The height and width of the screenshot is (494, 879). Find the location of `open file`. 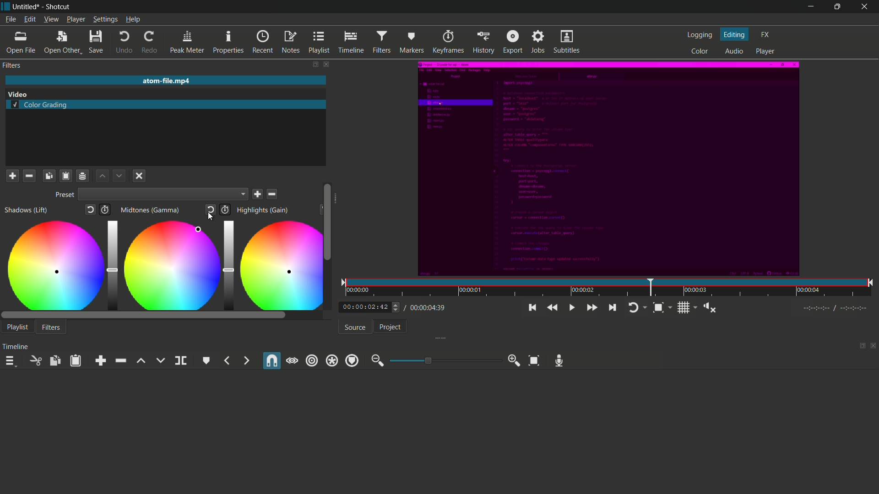

open file is located at coordinates (20, 43).